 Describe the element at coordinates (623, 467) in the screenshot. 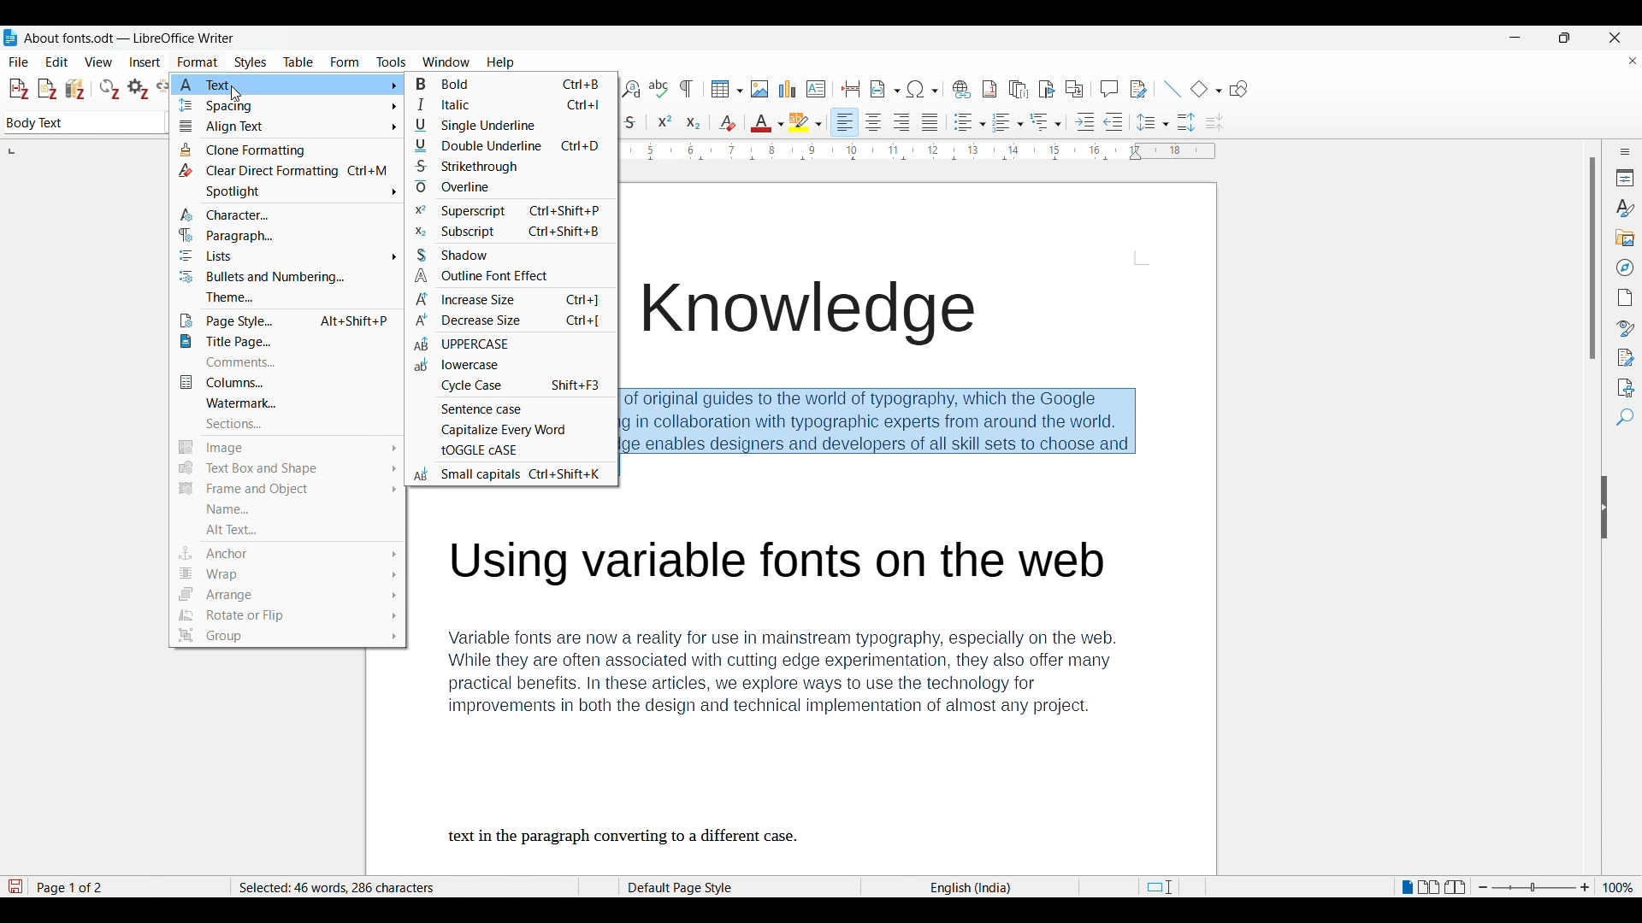

I see `Cursor position unchanged after making selection` at that location.